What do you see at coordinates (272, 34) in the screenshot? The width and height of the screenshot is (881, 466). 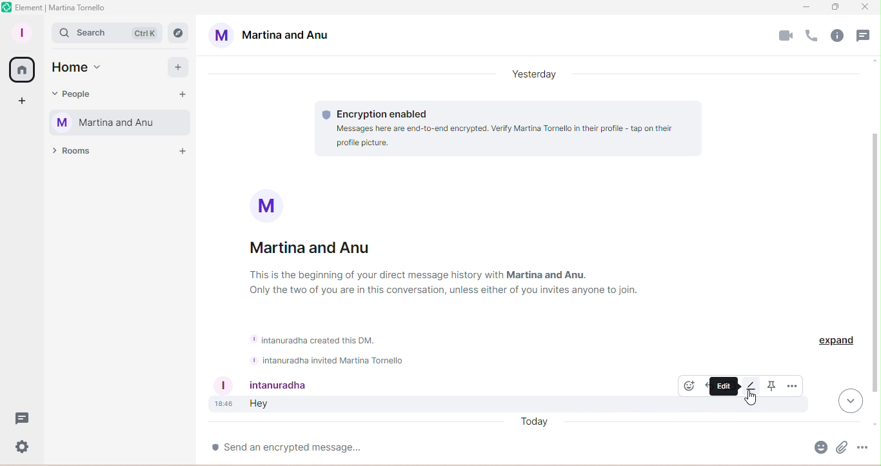 I see `Martina and Anu` at bounding box center [272, 34].